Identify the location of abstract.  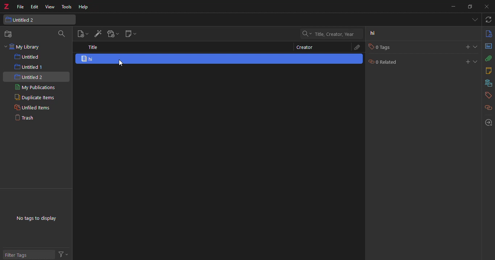
(488, 46).